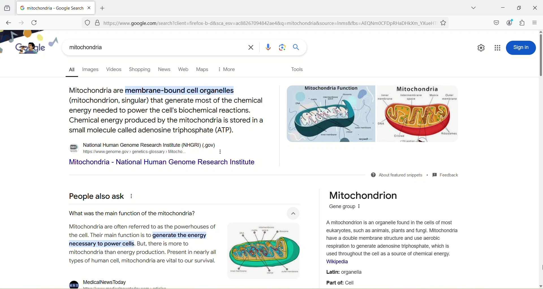 This screenshot has height=289, width=543. Describe the element at coordinates (469, 7) in the screenshot. I see `list all tabs` at that location.